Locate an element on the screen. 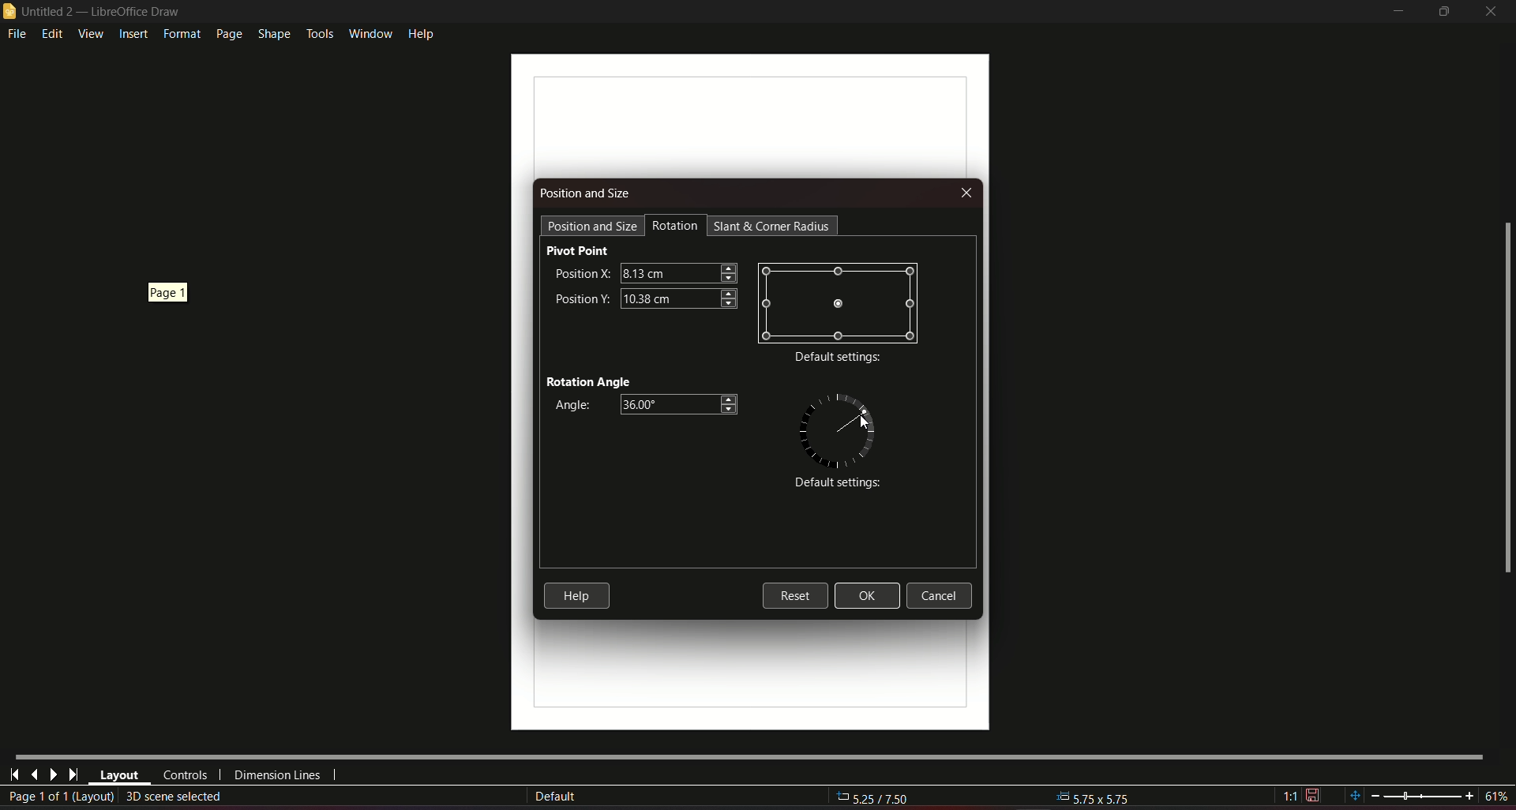  Rotation is located at coordinates (676, 226).